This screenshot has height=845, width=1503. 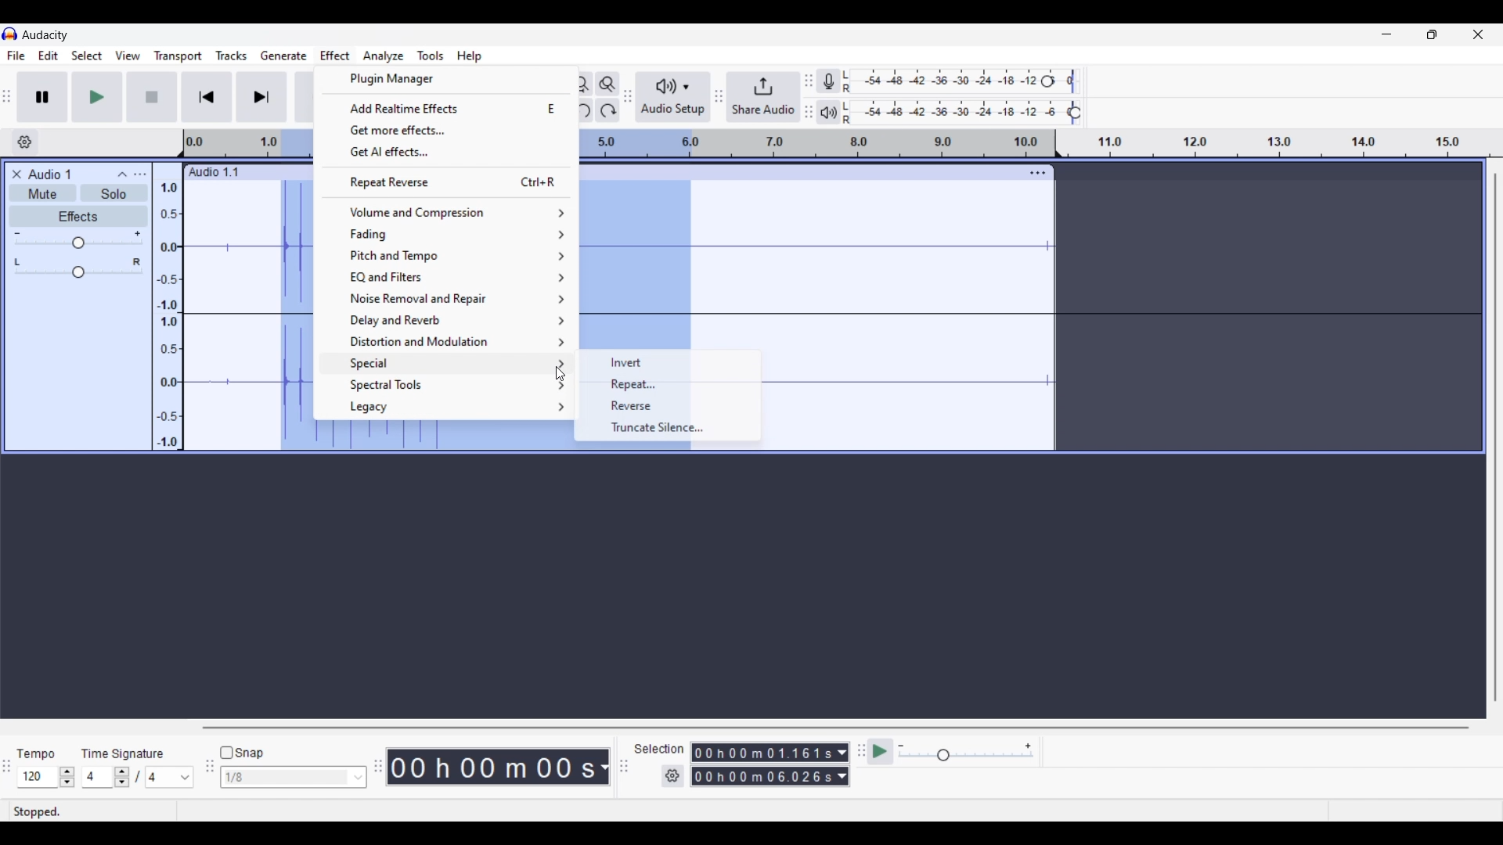 What do you see at coordinates (78, 216) in the screenshot?
I see `Effects` at bounding box center [78, 216].